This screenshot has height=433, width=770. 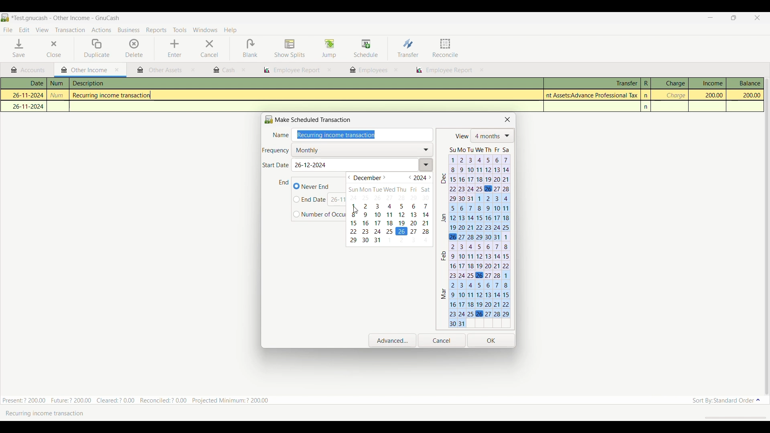 I want to click on Current tab highlight, so click(x=82, y=69).